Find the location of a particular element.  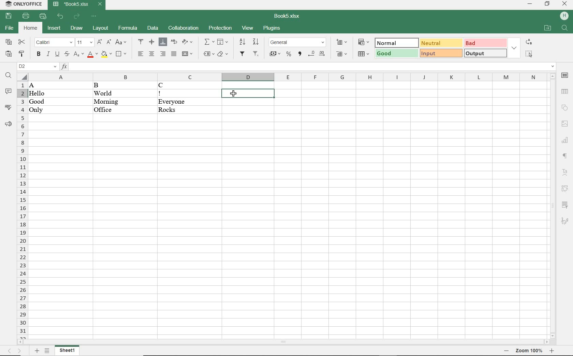

SUBSCRIPT/SUPERSCRIPT is located at coordinates (77, 55).